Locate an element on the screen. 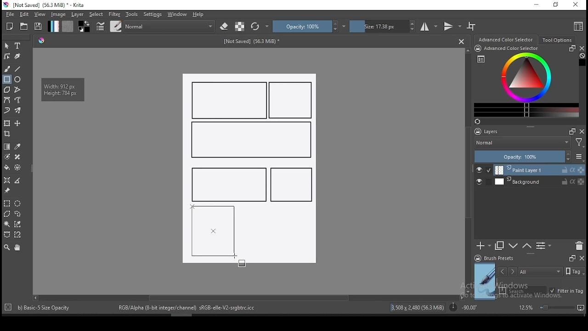  text tool is located at coordinates (18, 46).